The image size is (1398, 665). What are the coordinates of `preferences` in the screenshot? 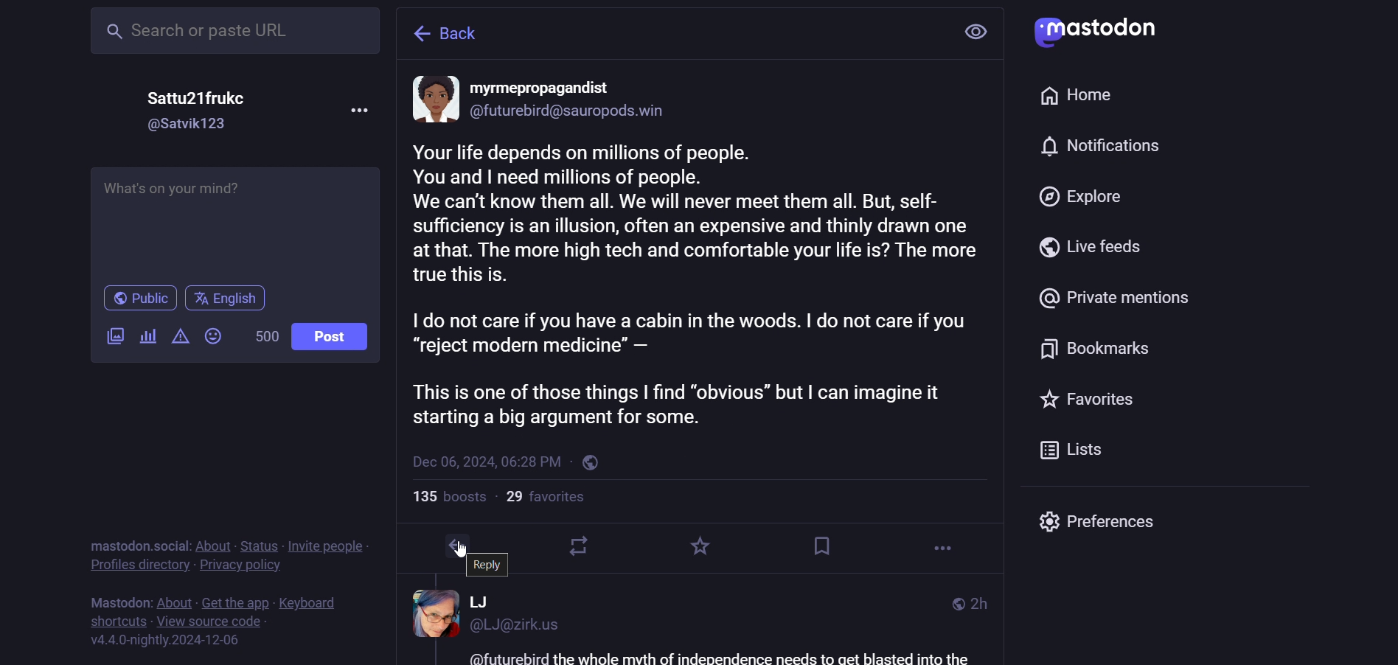 It's located at (1100, 523).